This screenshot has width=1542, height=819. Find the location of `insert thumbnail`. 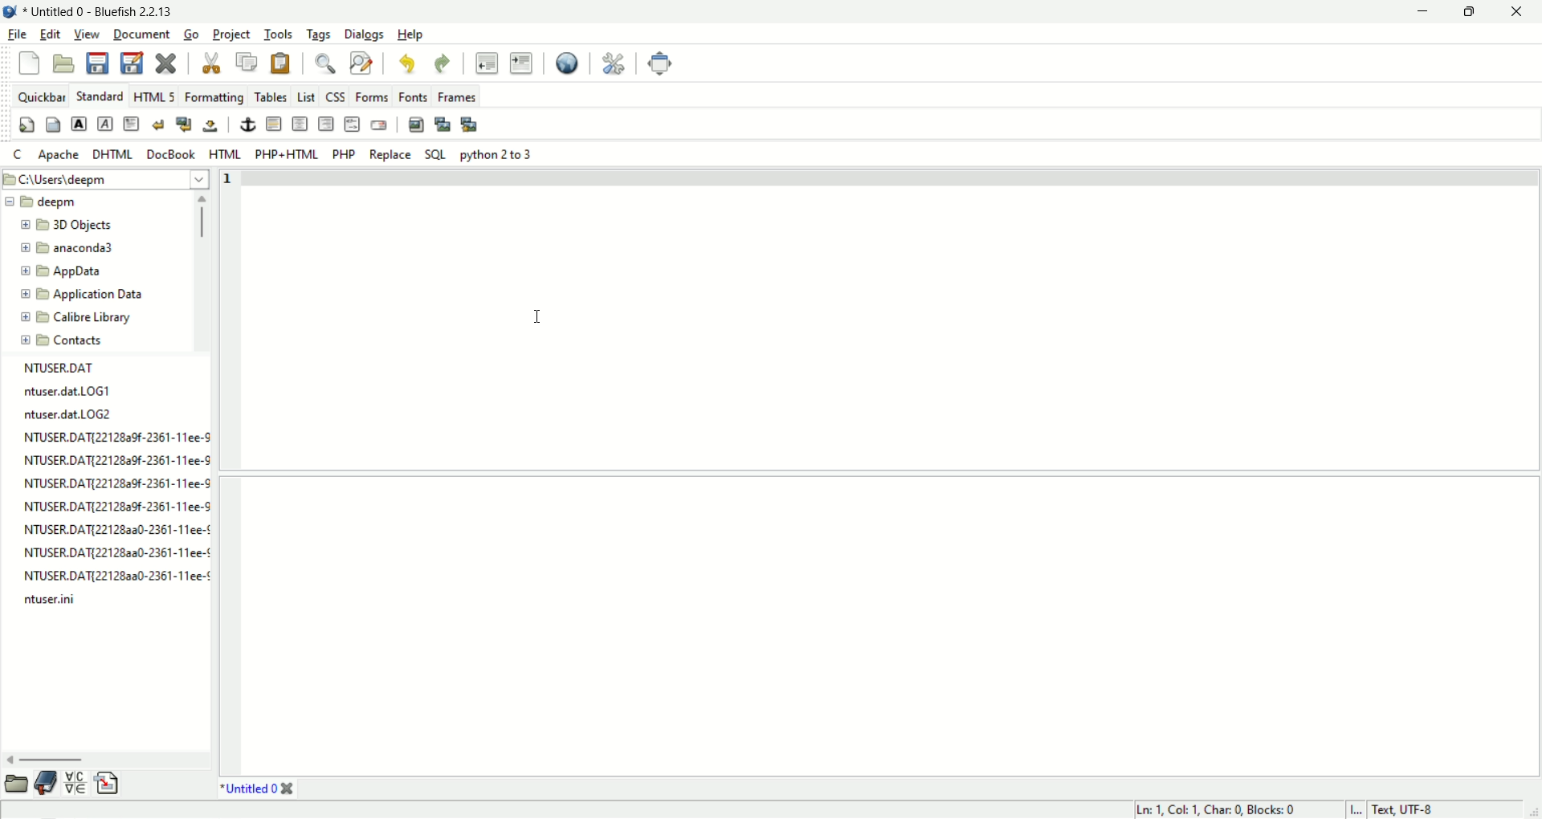

insert thumbnail is located at coordinates (441, 124).